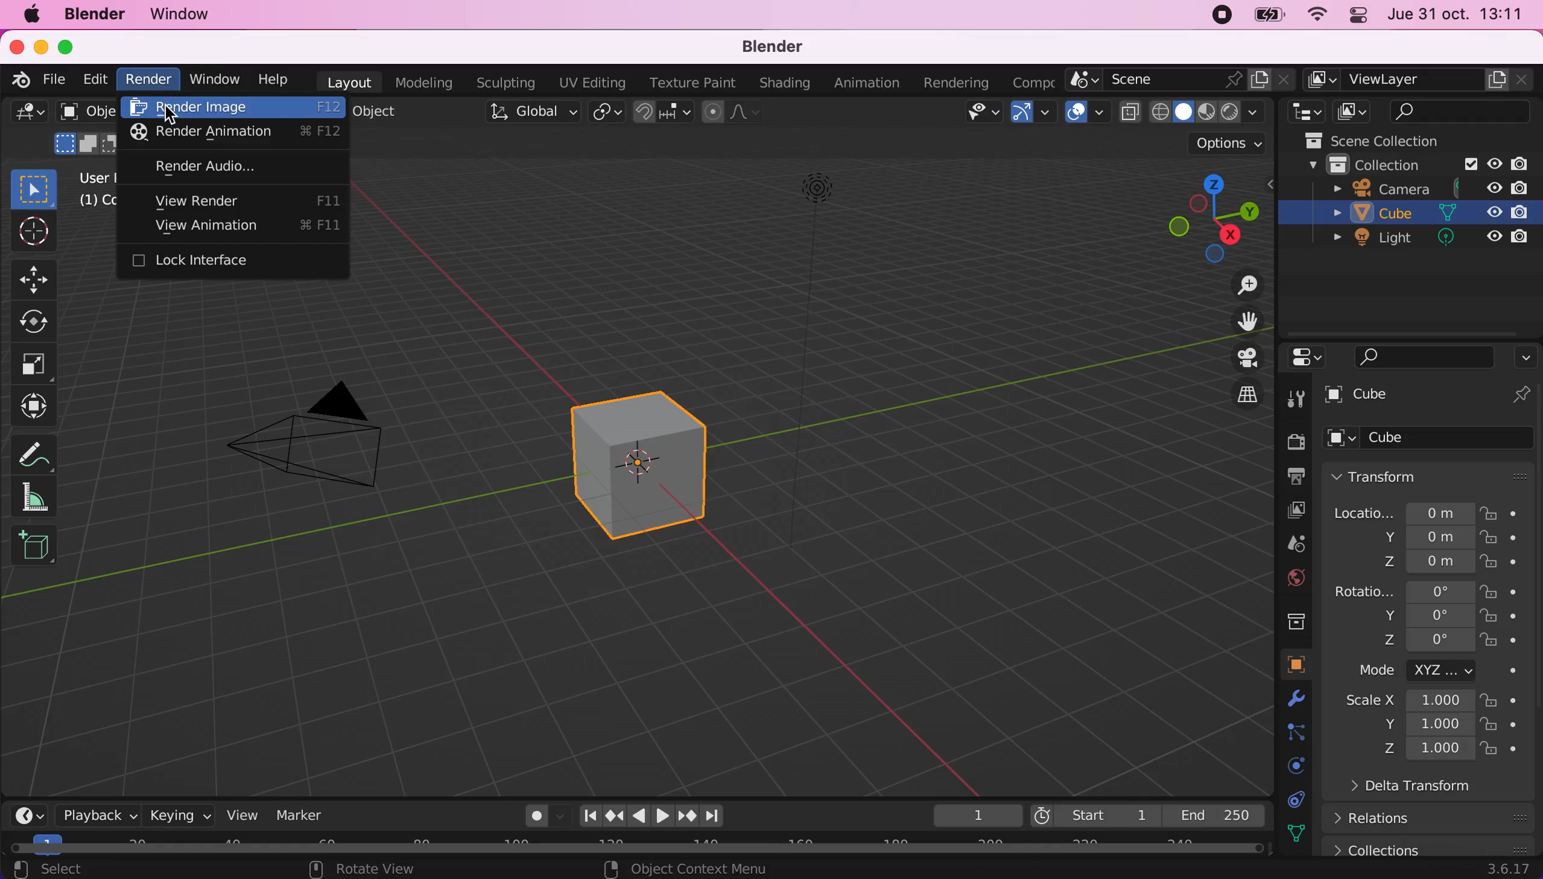 This screenshot has width=1543, height=879. What do you see at coordinates (1226, 146) in the screenshot?
I see `options` at bounding box center [1226, 146].